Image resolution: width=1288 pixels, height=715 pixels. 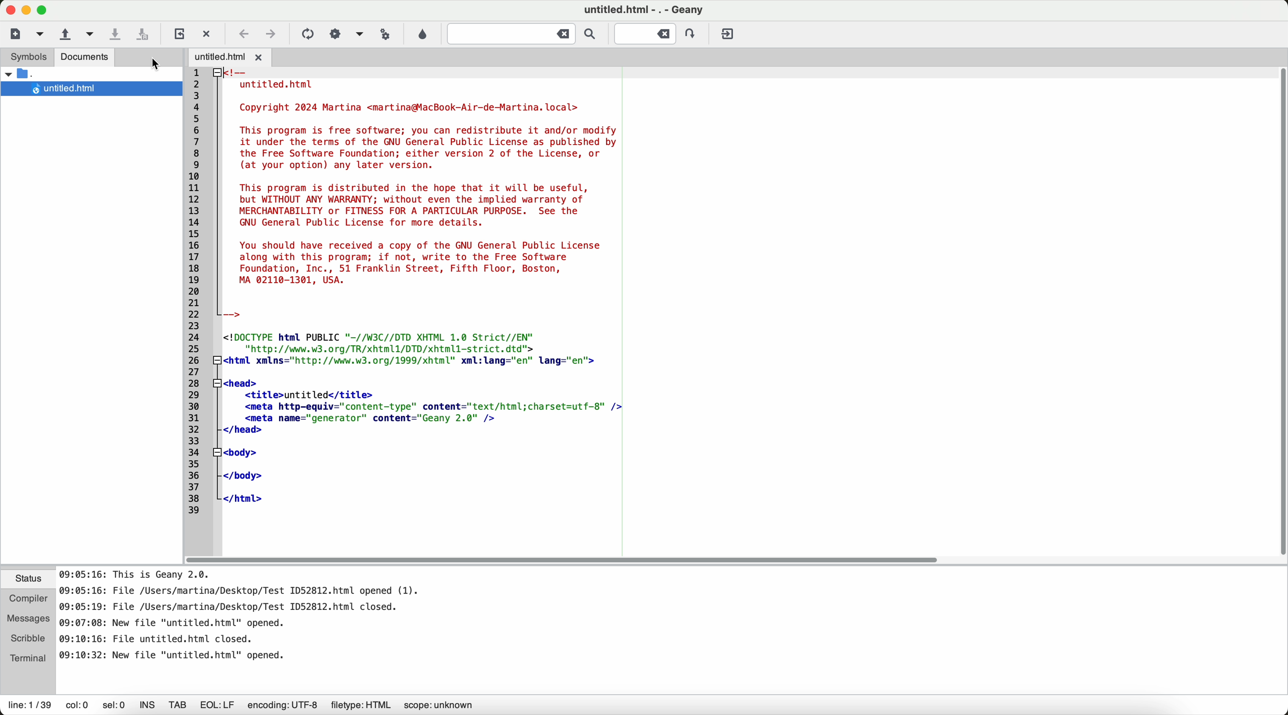 I want to click on open an existing file, so click(x=64, y=33).